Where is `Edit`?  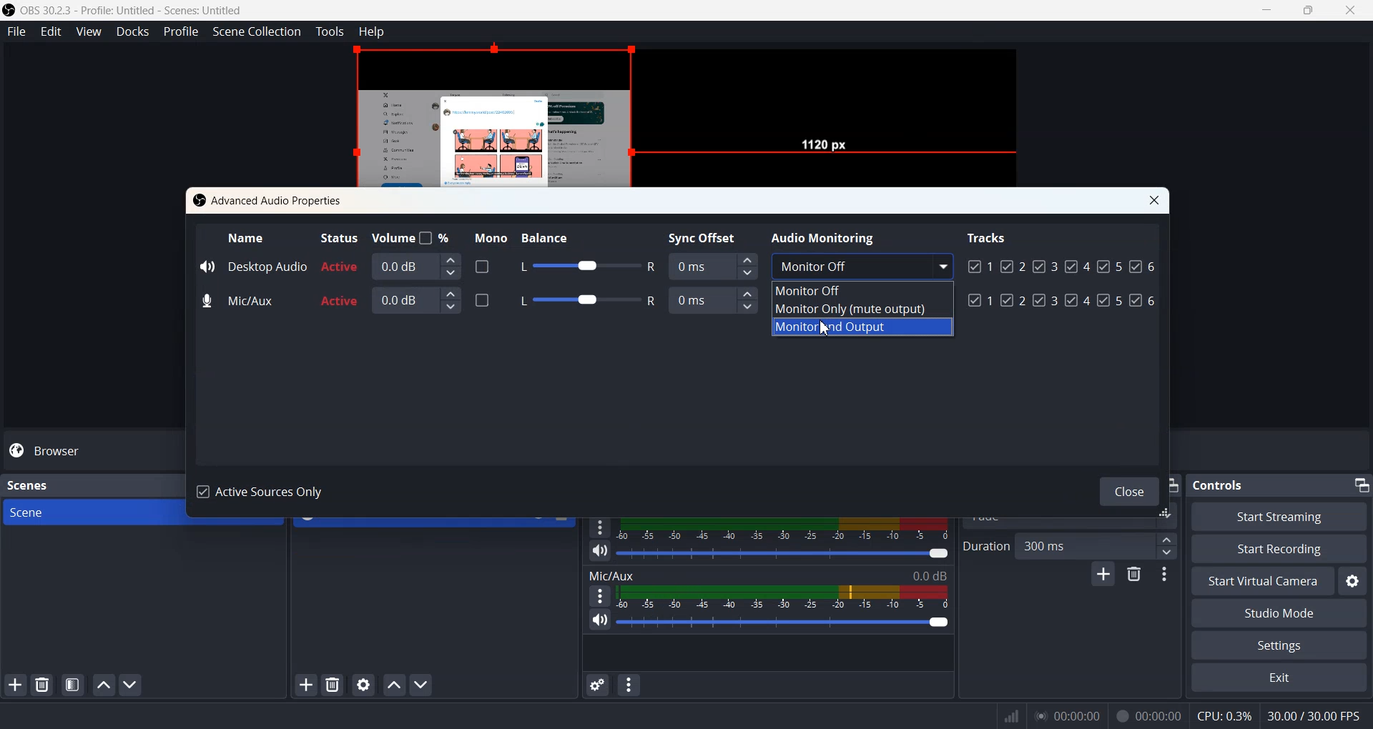 Edit is located at coordinates (51, 31).